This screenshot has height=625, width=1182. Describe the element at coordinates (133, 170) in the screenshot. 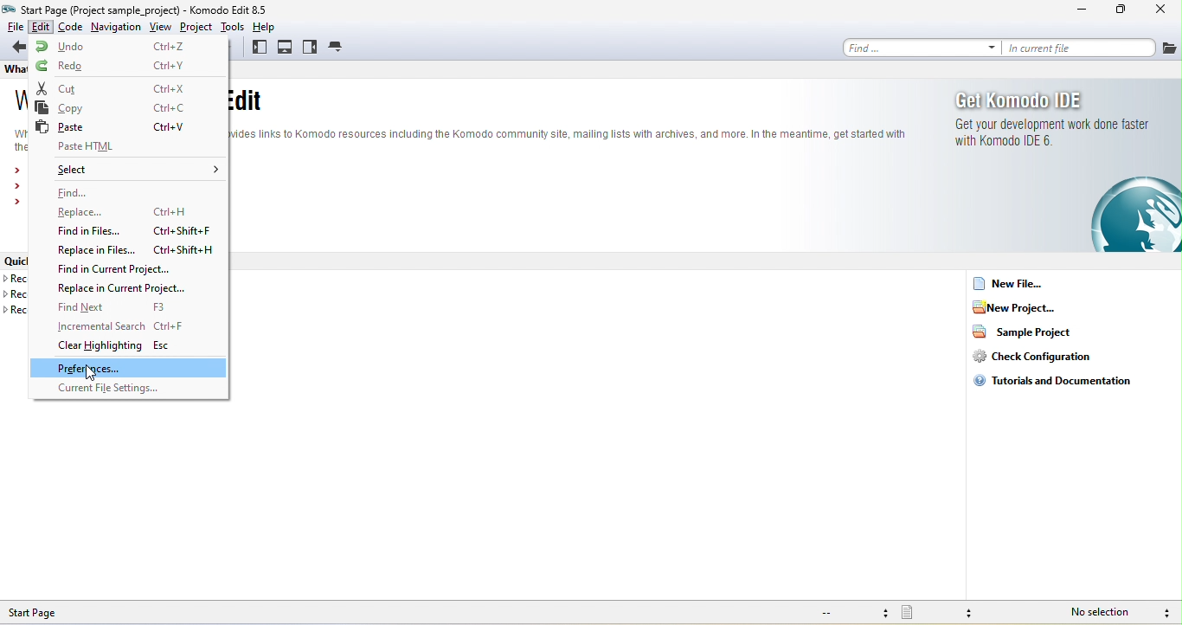

I see `select` at that location.